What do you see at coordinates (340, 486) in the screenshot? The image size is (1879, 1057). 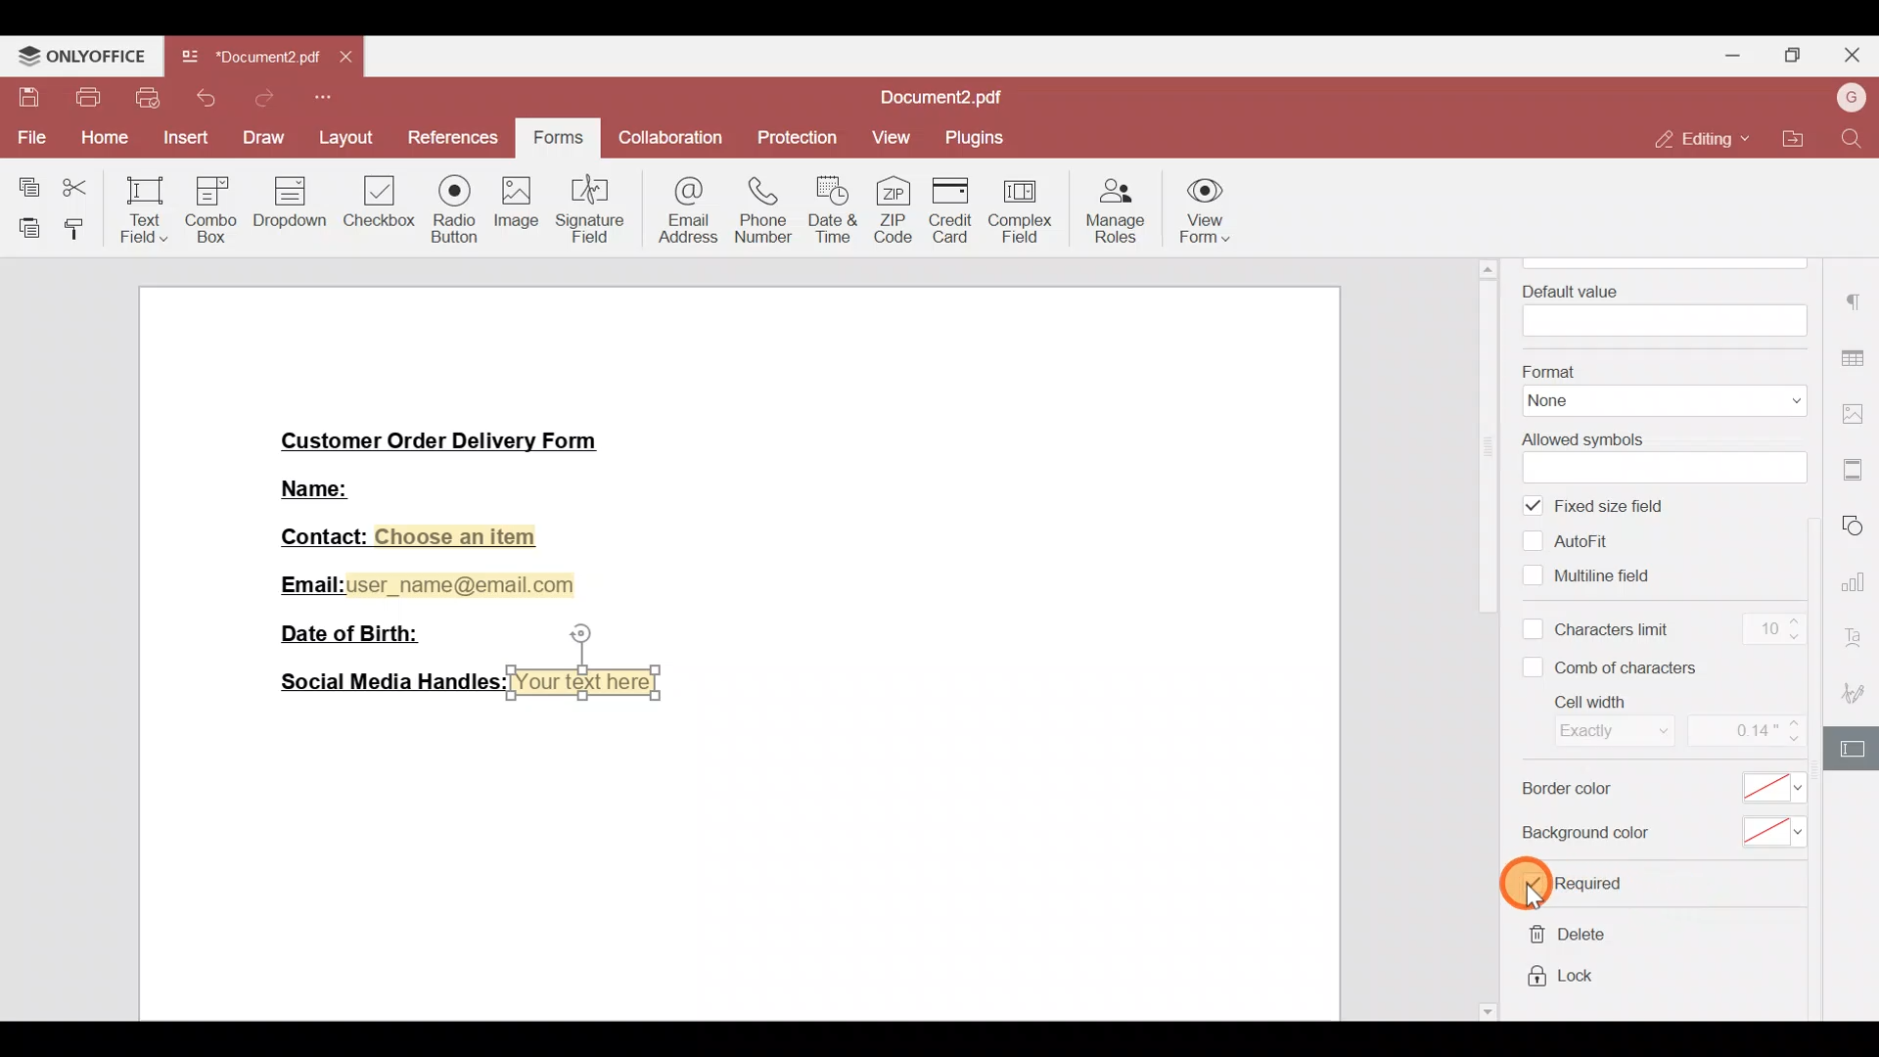 I see `Name:` at bounding box center [340, 486].